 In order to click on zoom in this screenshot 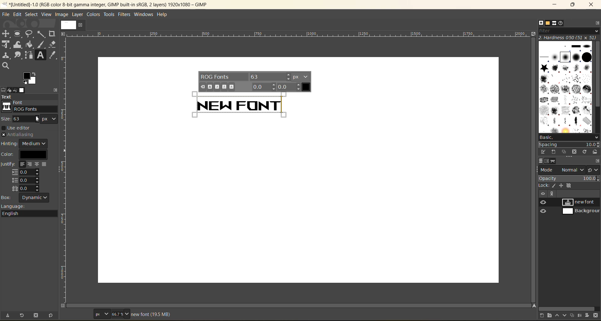, I will do `click(120, 312)`.